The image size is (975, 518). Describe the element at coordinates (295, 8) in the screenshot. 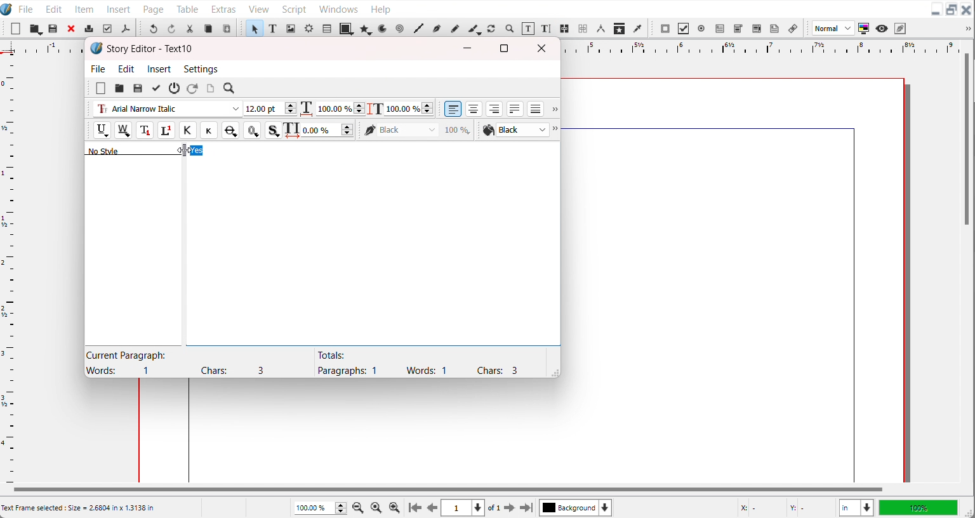

I see `Script` at that location.